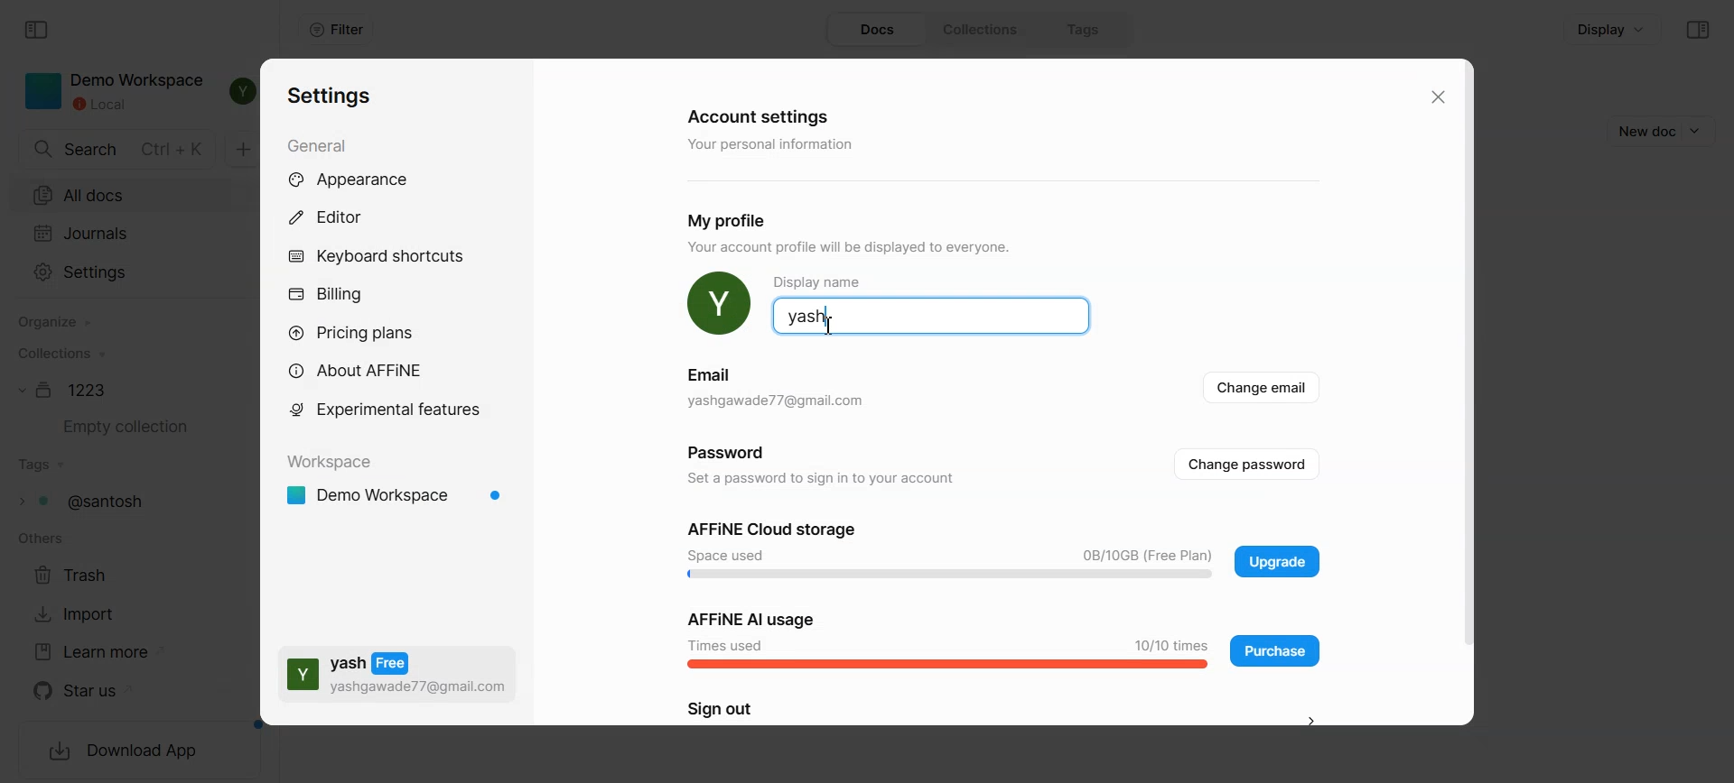 This screenshot has width=1734, height=783. I want to click on Dropdown box, so click(1701, 130).